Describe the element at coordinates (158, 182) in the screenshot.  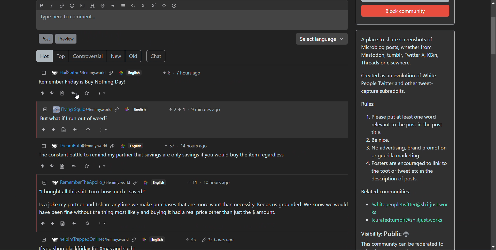
I see `language` at that location.